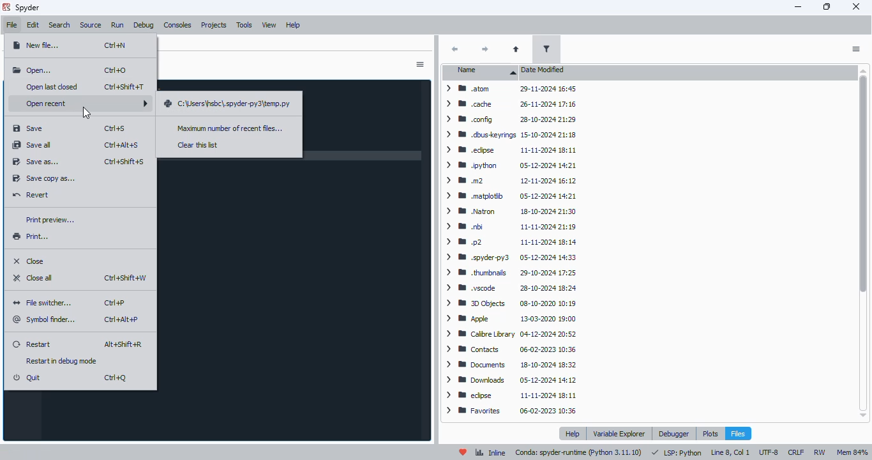 The height and width of the screenshot is (460, 872). I want to click on conda: spyder-runtime (pyton 3. 11. 10), so click(578, 454).